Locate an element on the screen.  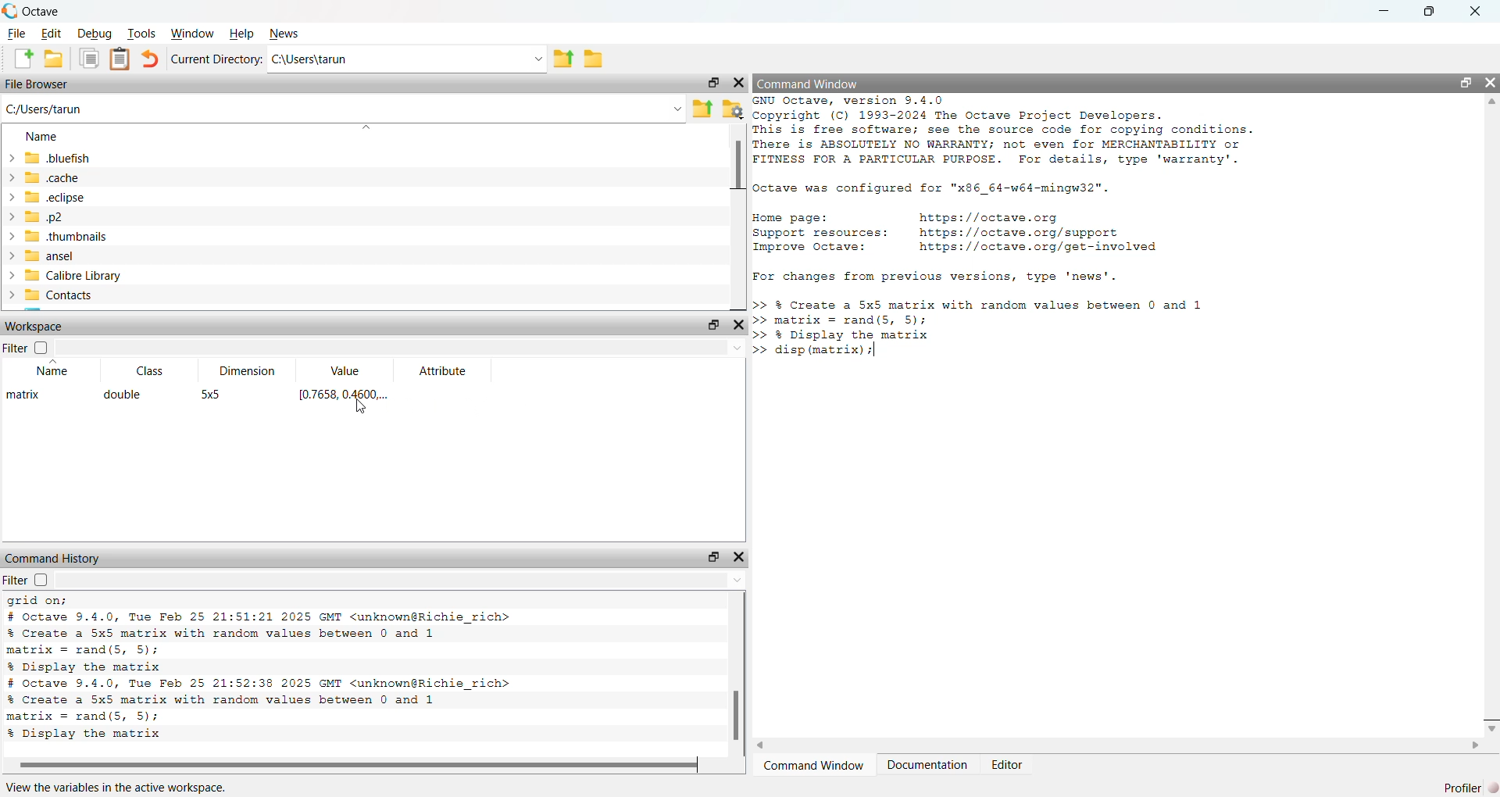
Calibre Library is located at coordinates (74, 274).